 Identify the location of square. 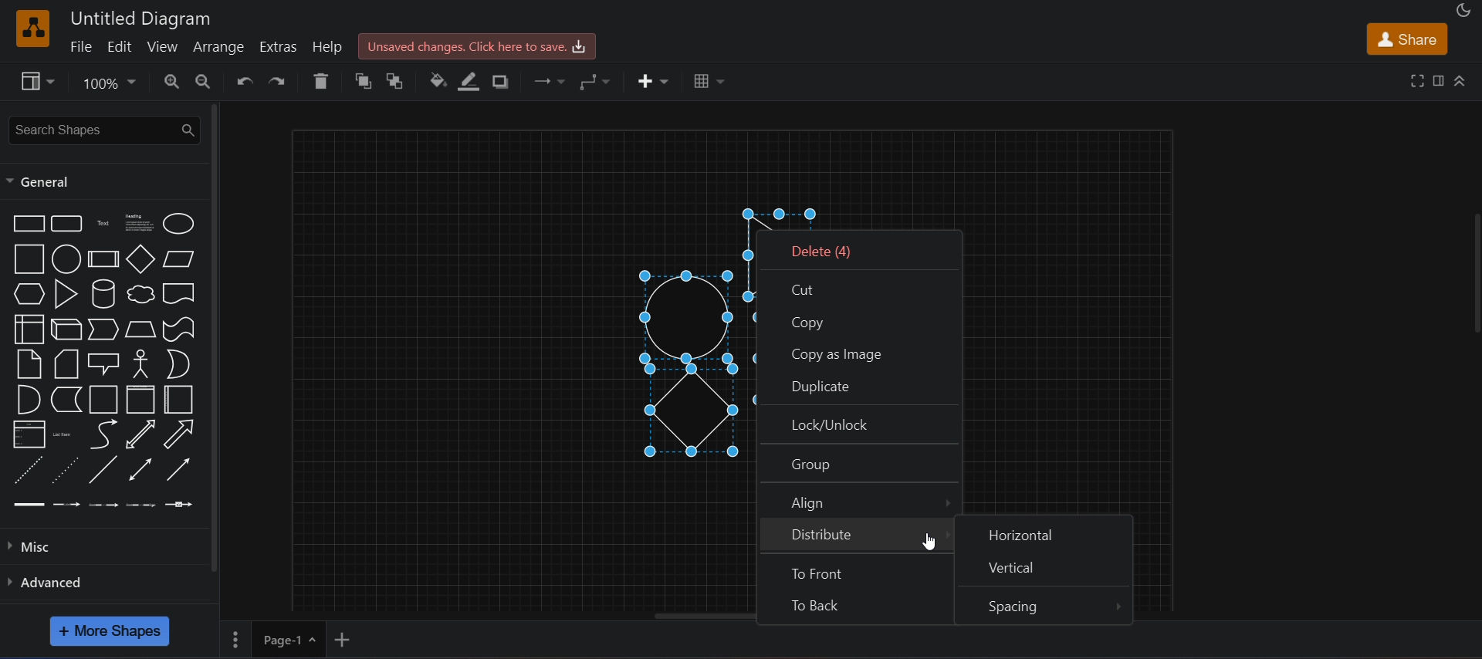
(26, 259).